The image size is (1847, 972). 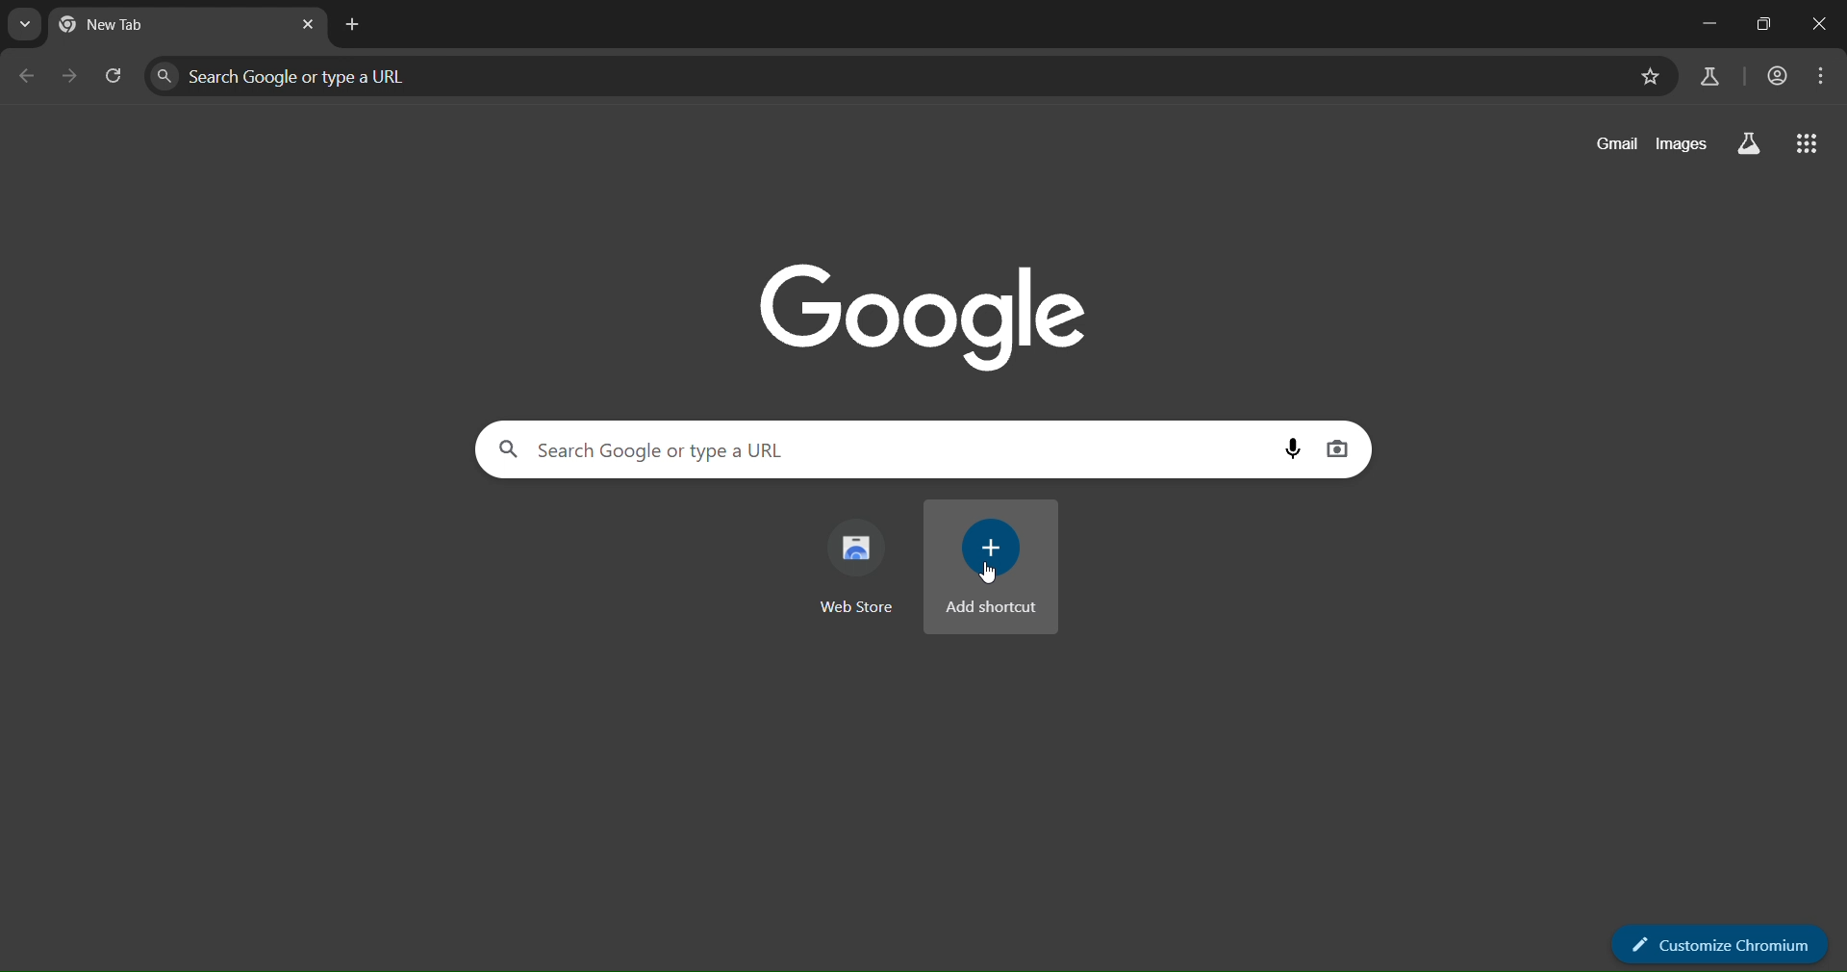 I want to click on new tab, so click(x=357, y=24).